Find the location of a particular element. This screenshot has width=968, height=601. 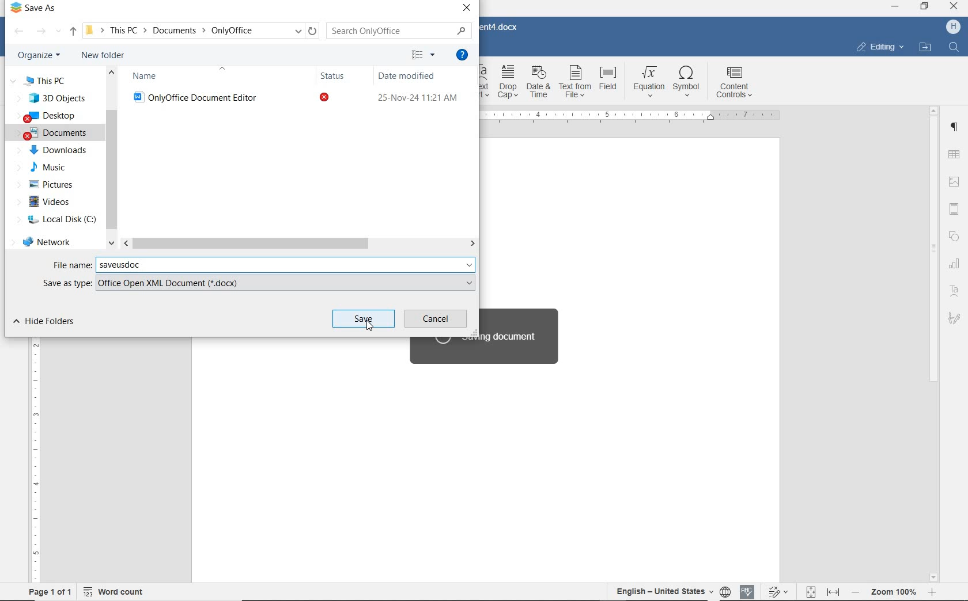

hide folders is located at coordinates (47, 324).